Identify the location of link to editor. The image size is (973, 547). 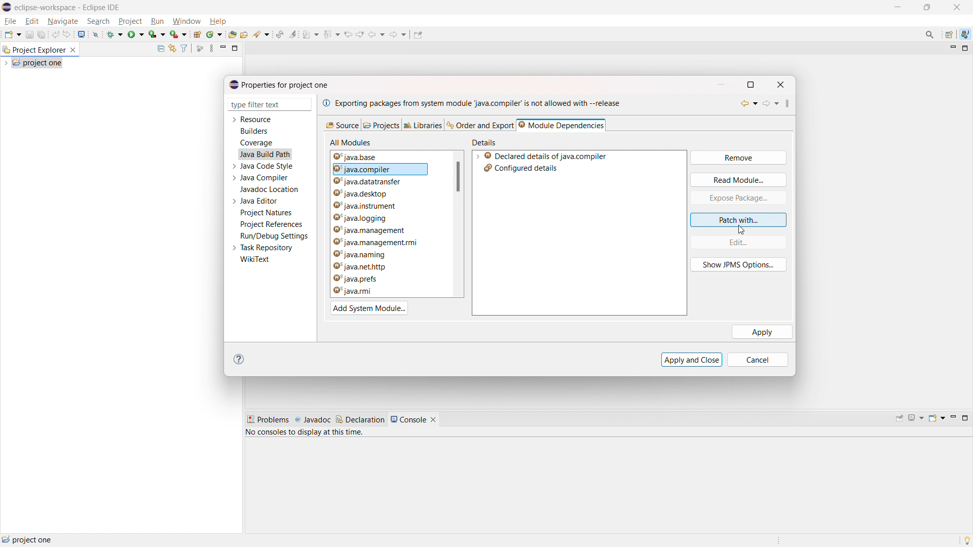
(171, 49).